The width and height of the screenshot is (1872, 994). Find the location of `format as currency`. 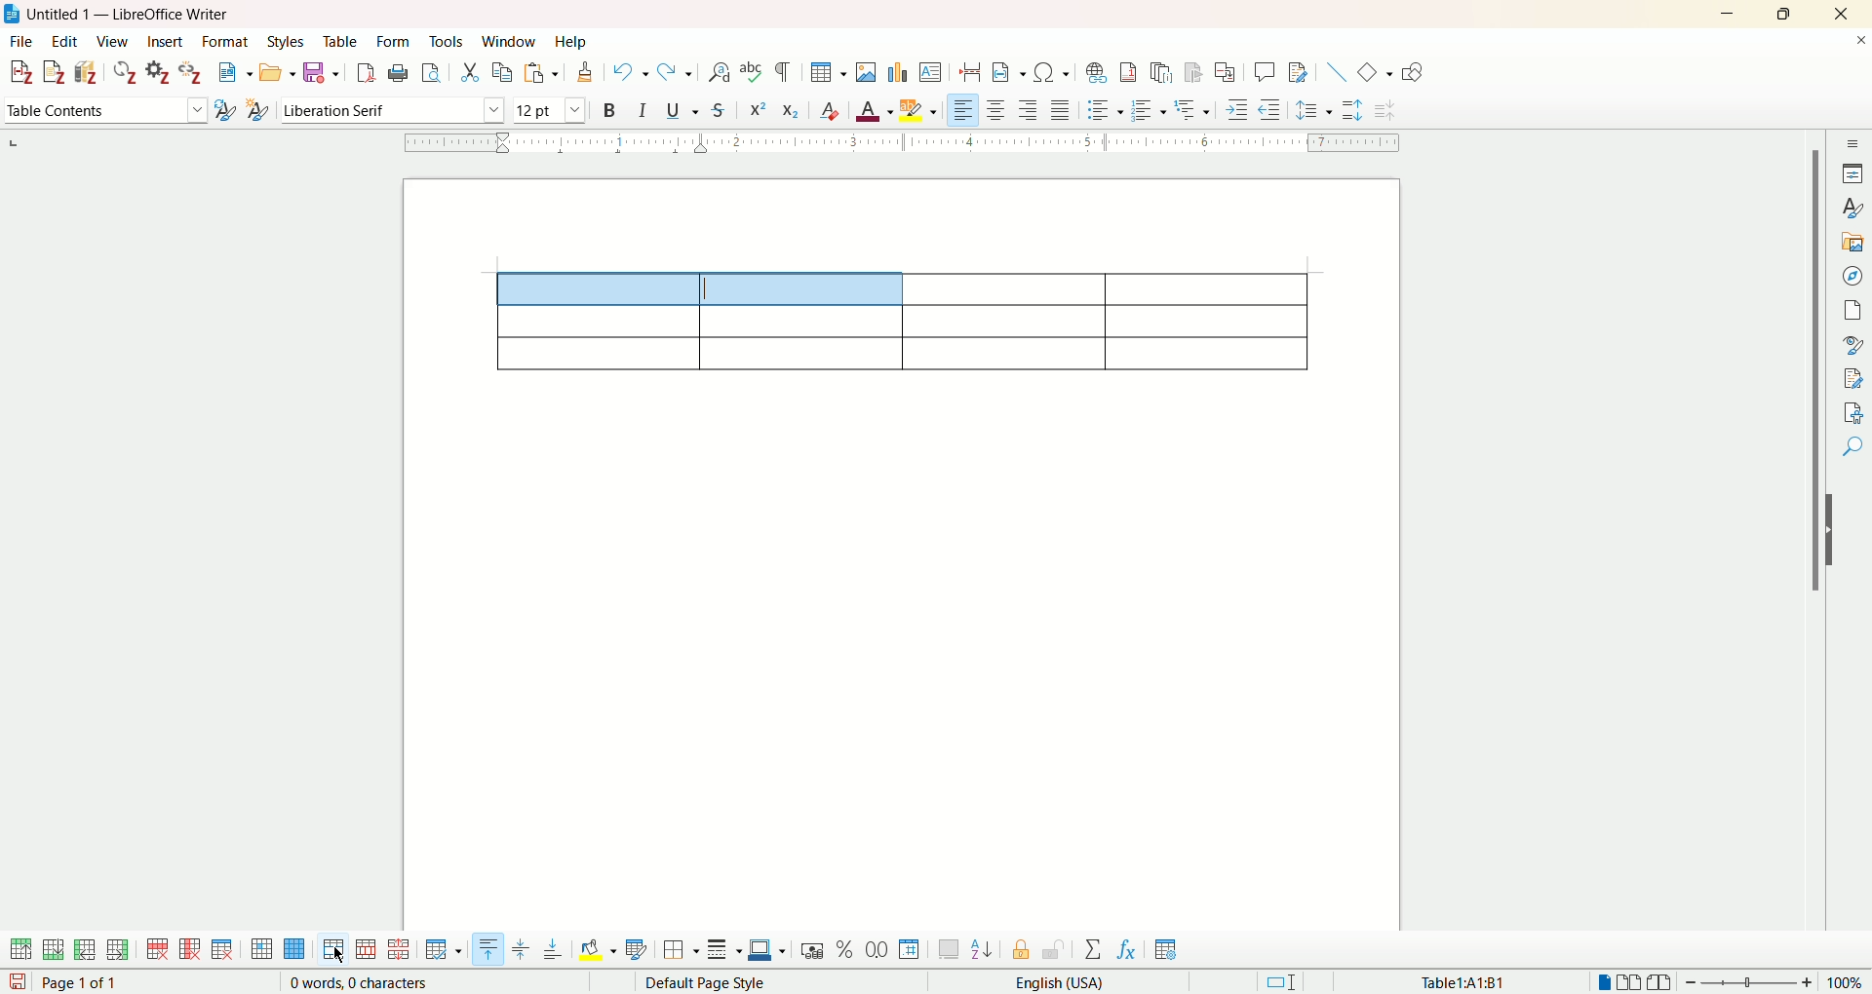

format as currency is located at coordinates (811, 953).